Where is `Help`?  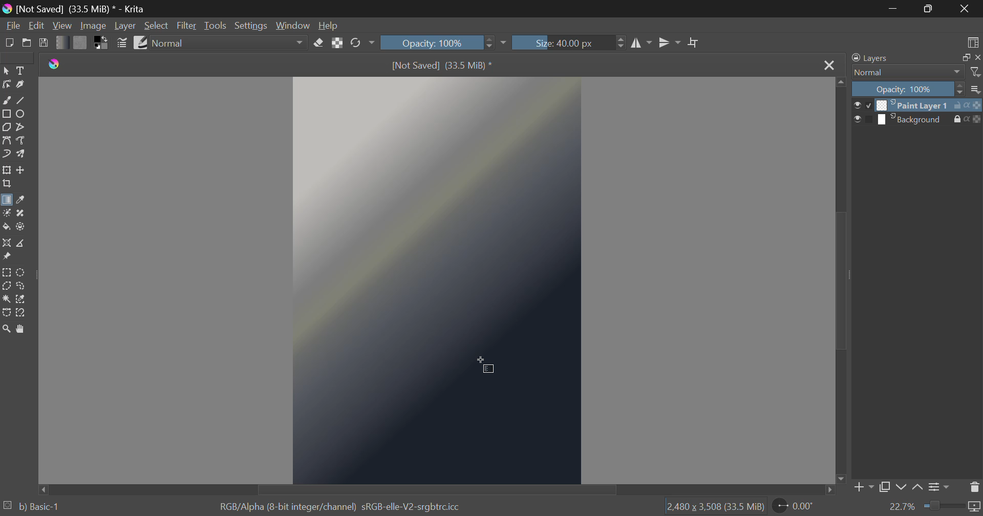 Help is located at coordinates (328, 25).